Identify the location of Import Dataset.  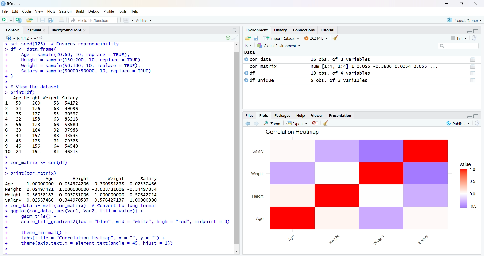
(281, 38).